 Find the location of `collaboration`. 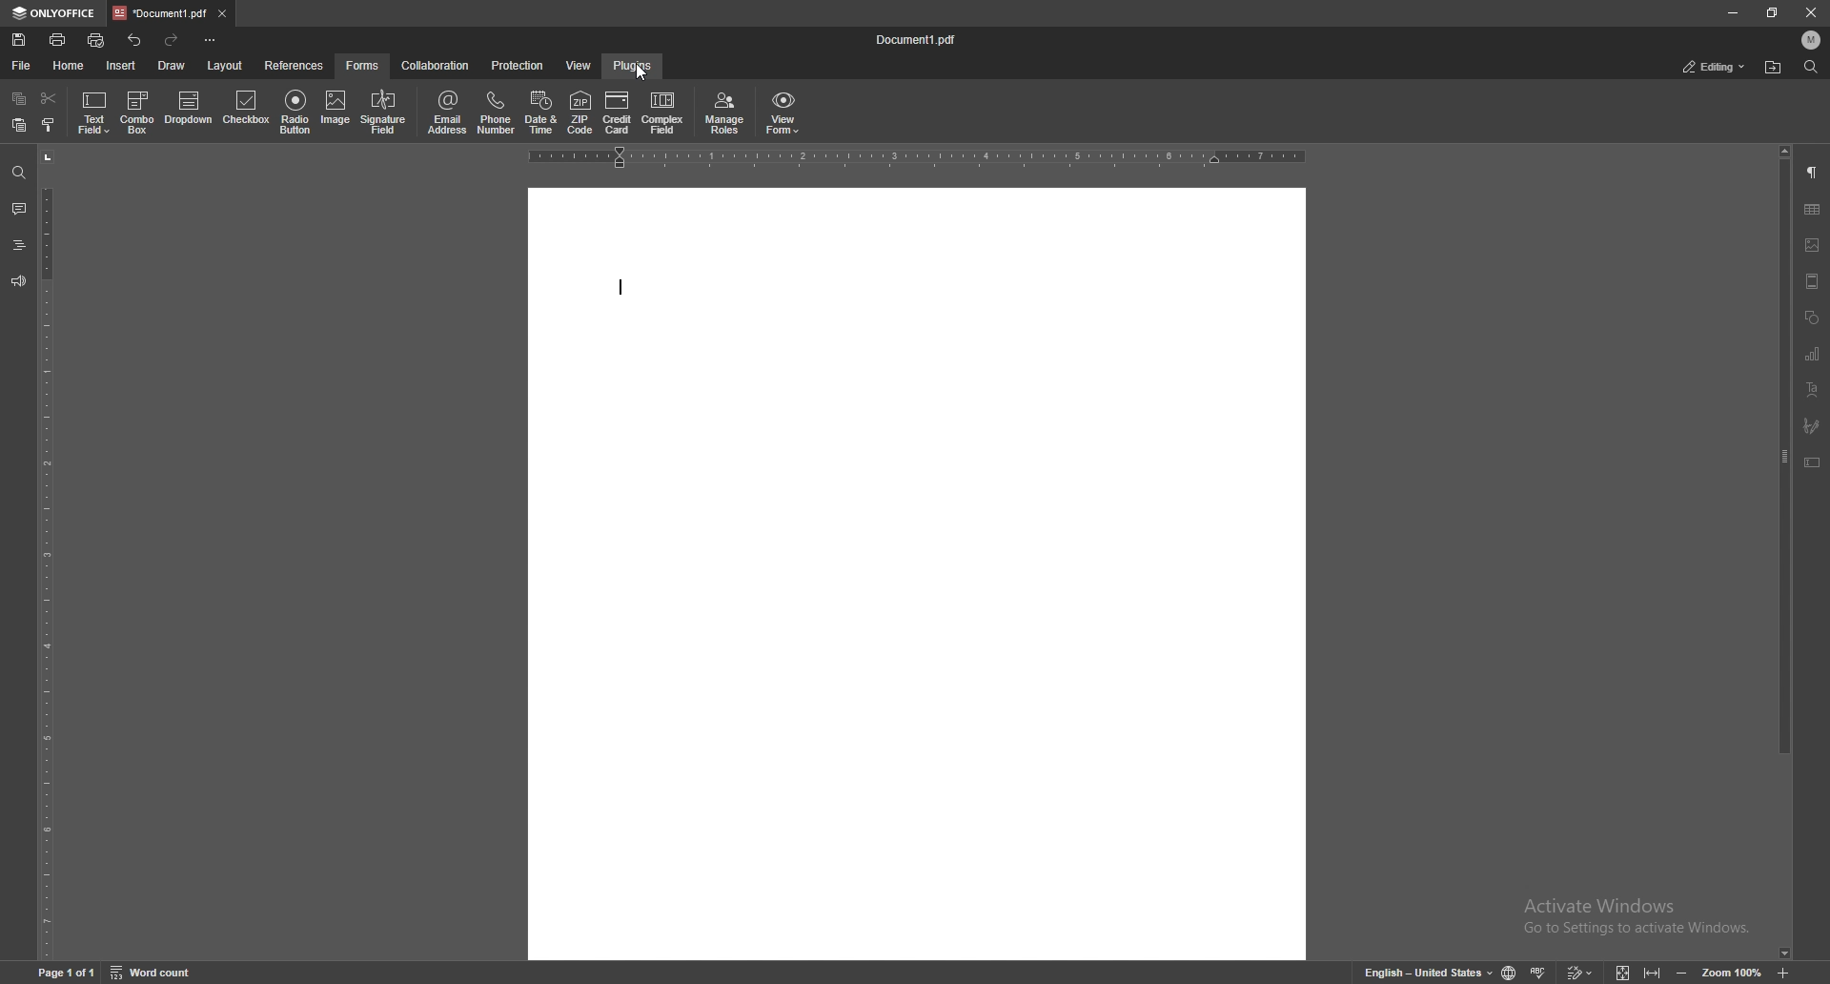

collaboration is located at coordinates (436, 66).